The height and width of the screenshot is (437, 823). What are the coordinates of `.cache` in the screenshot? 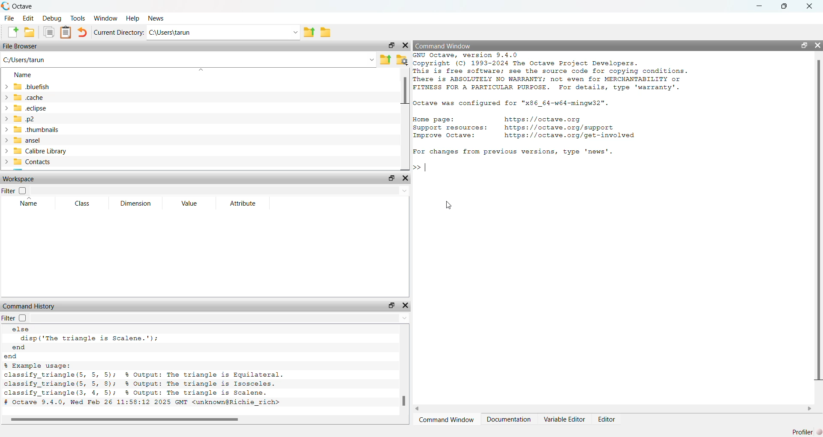 It's located at (27, 97).